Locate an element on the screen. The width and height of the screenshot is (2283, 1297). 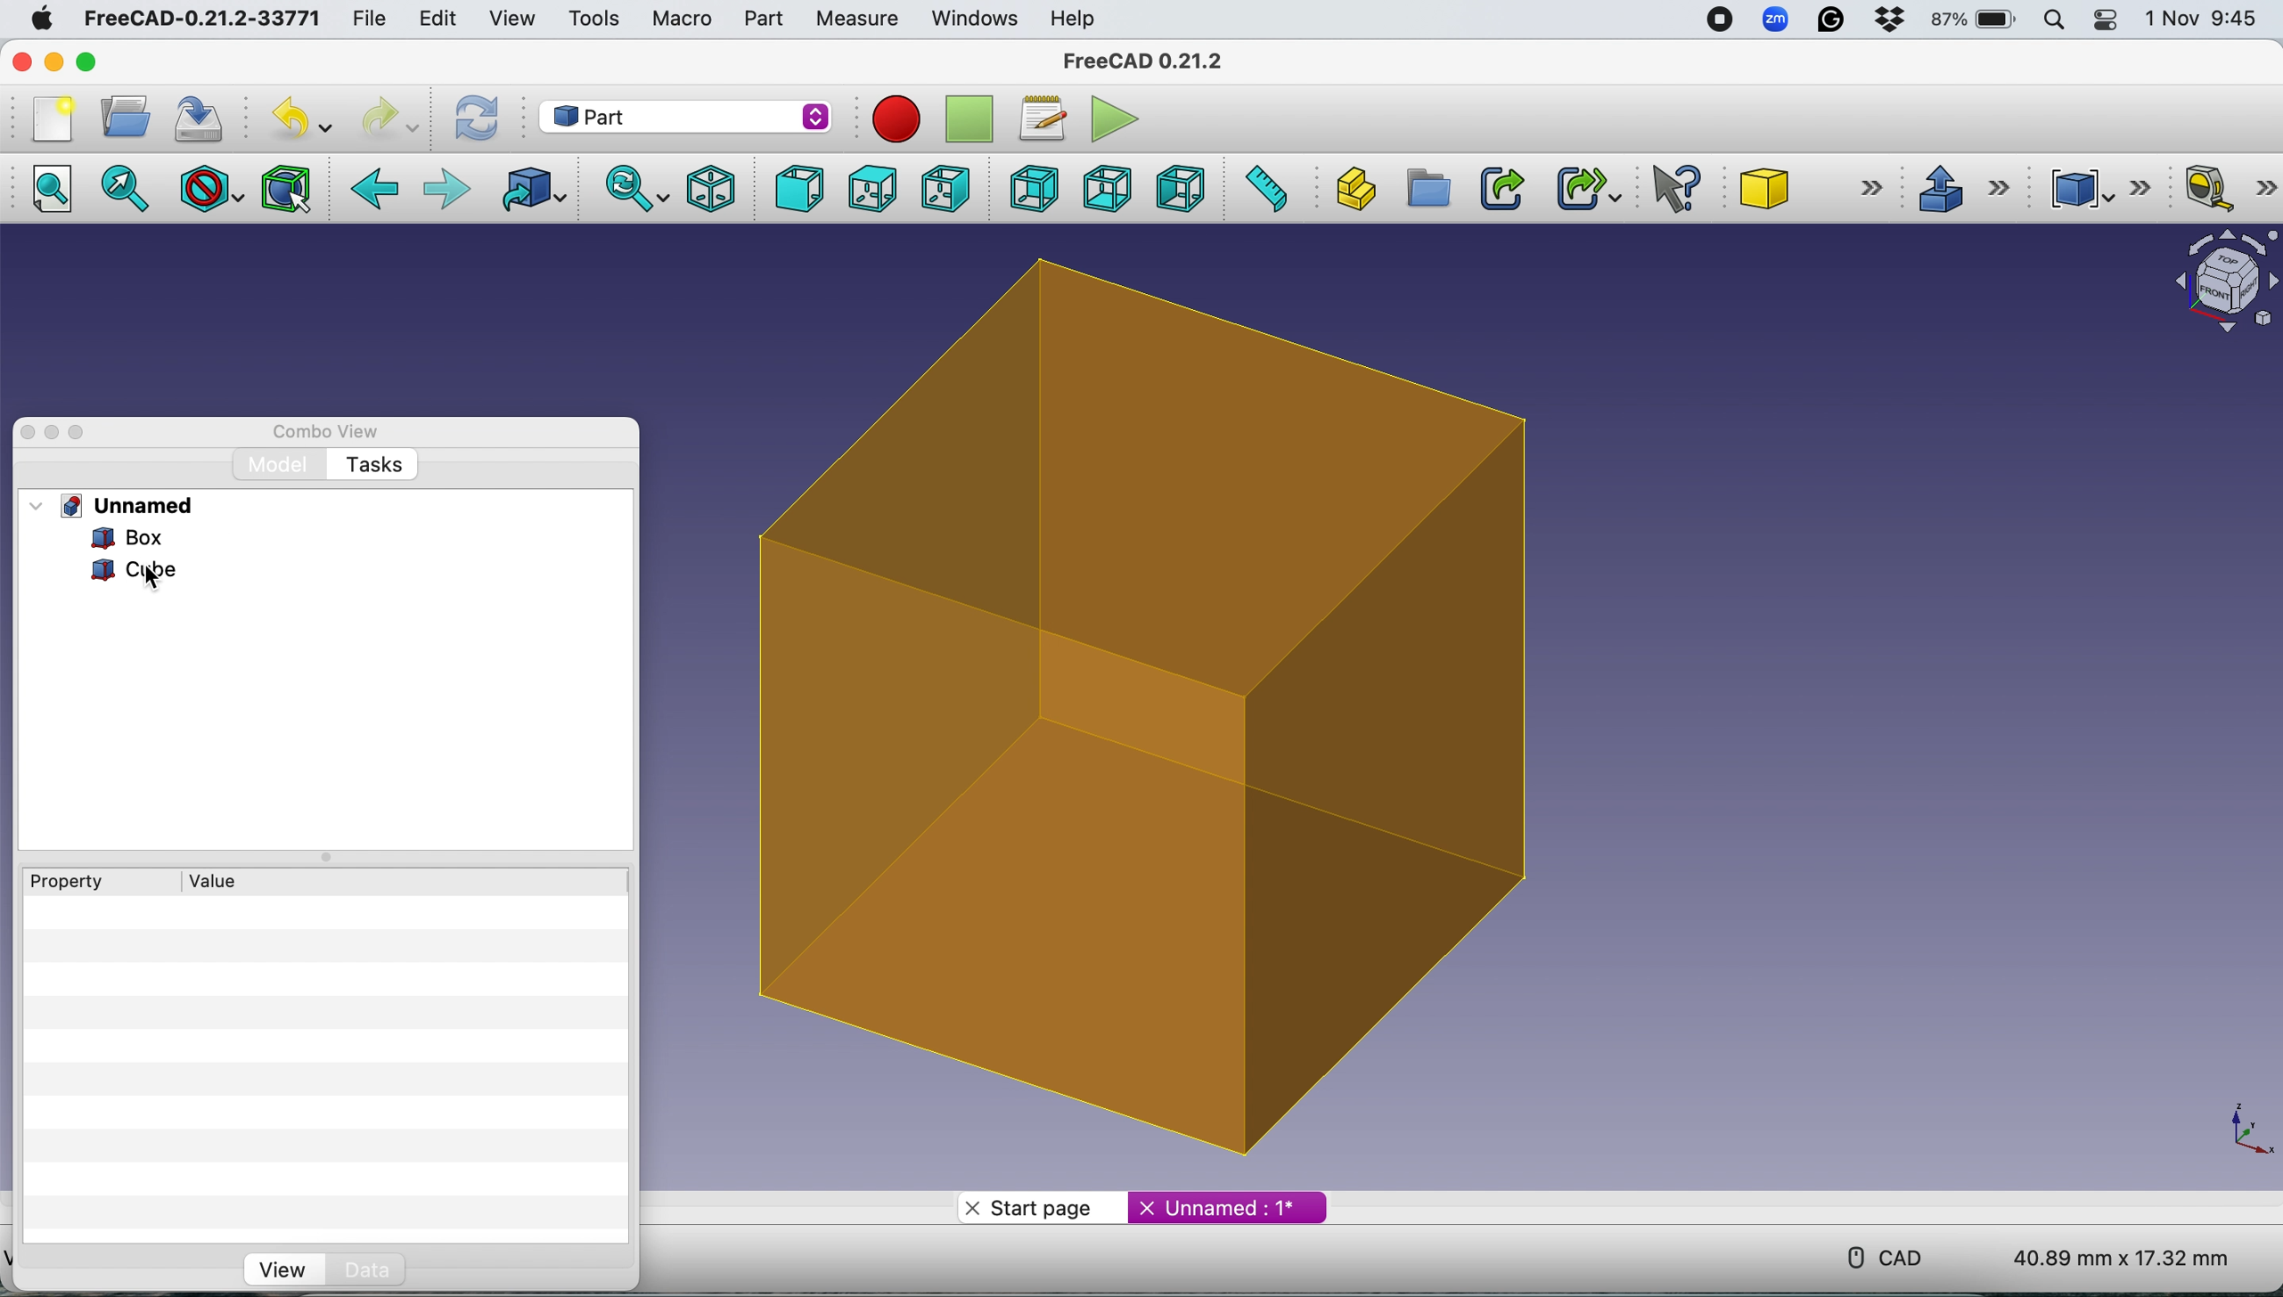
Minimise is located at coordinates (53, 433).